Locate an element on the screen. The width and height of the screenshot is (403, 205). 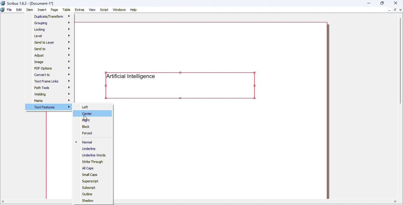
Grouping is located at coordinates (52, 23).